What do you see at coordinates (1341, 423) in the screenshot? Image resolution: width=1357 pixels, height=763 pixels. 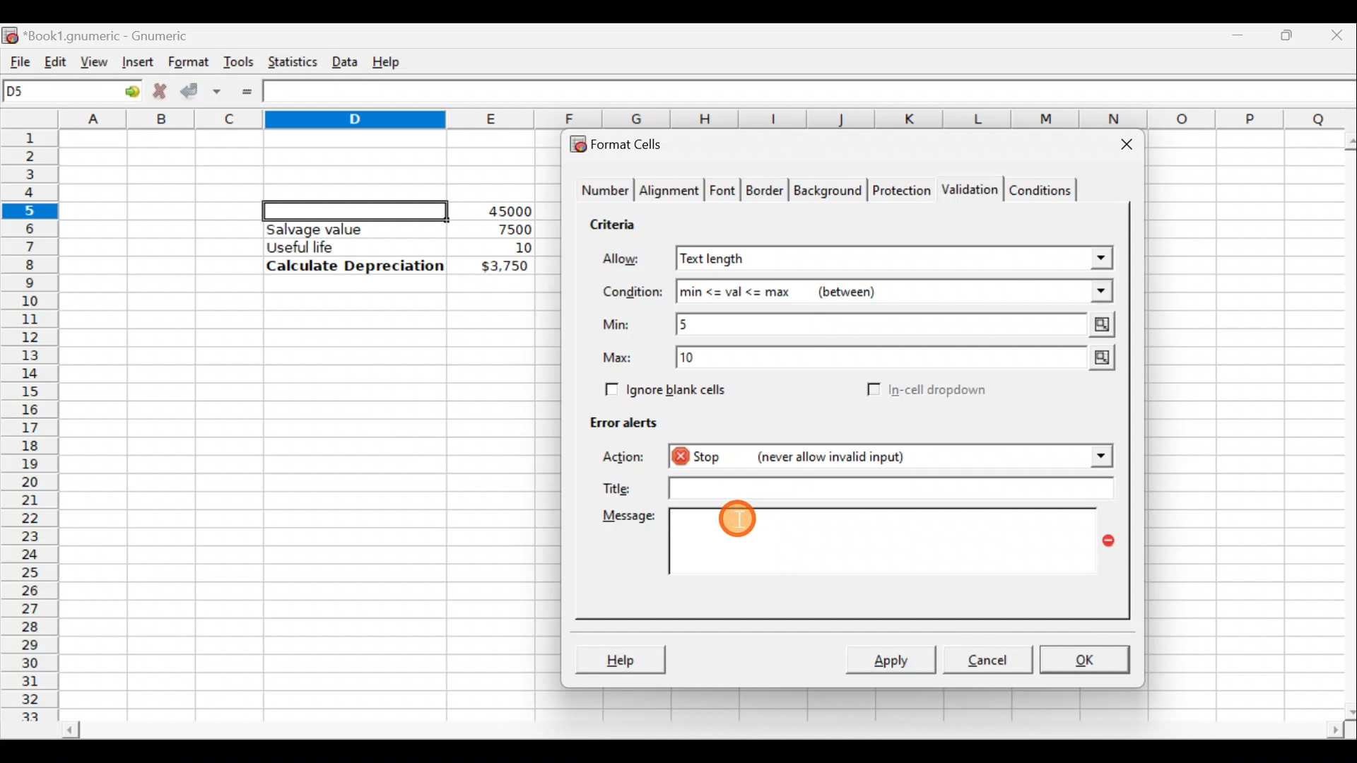 I see `Scroll bar` at bounding box center [1341, 423].